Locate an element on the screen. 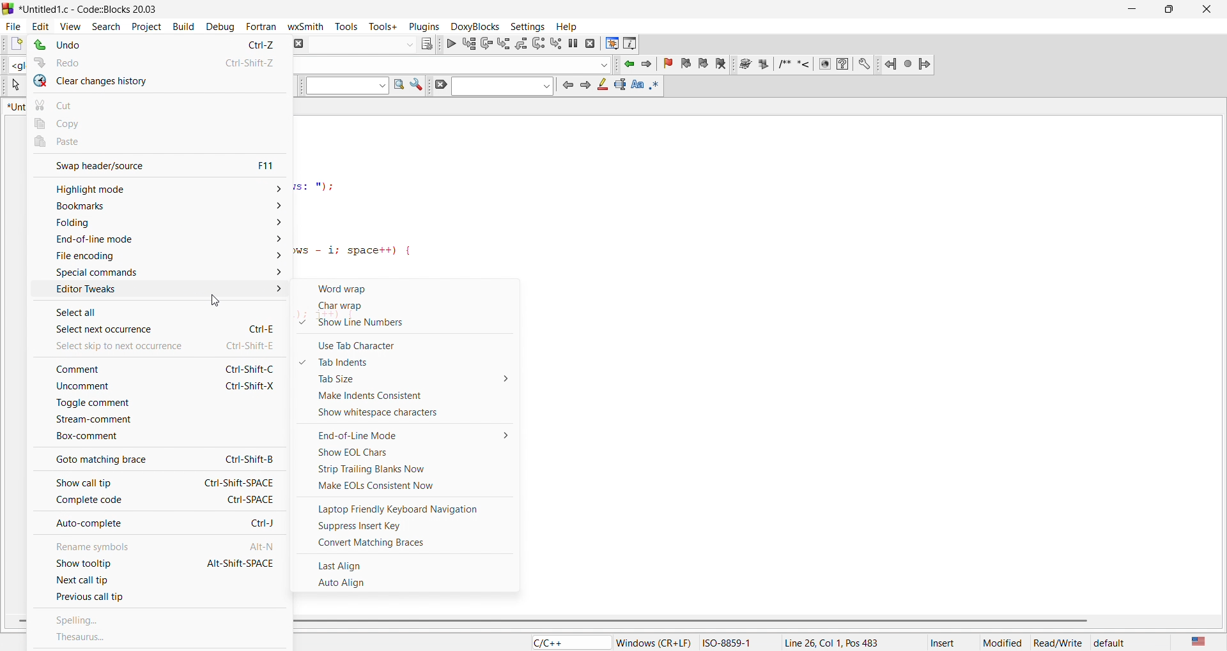 Image resolution: width=1227 pixels, height=651 pixels. insert is located at coordinates (947, 641).